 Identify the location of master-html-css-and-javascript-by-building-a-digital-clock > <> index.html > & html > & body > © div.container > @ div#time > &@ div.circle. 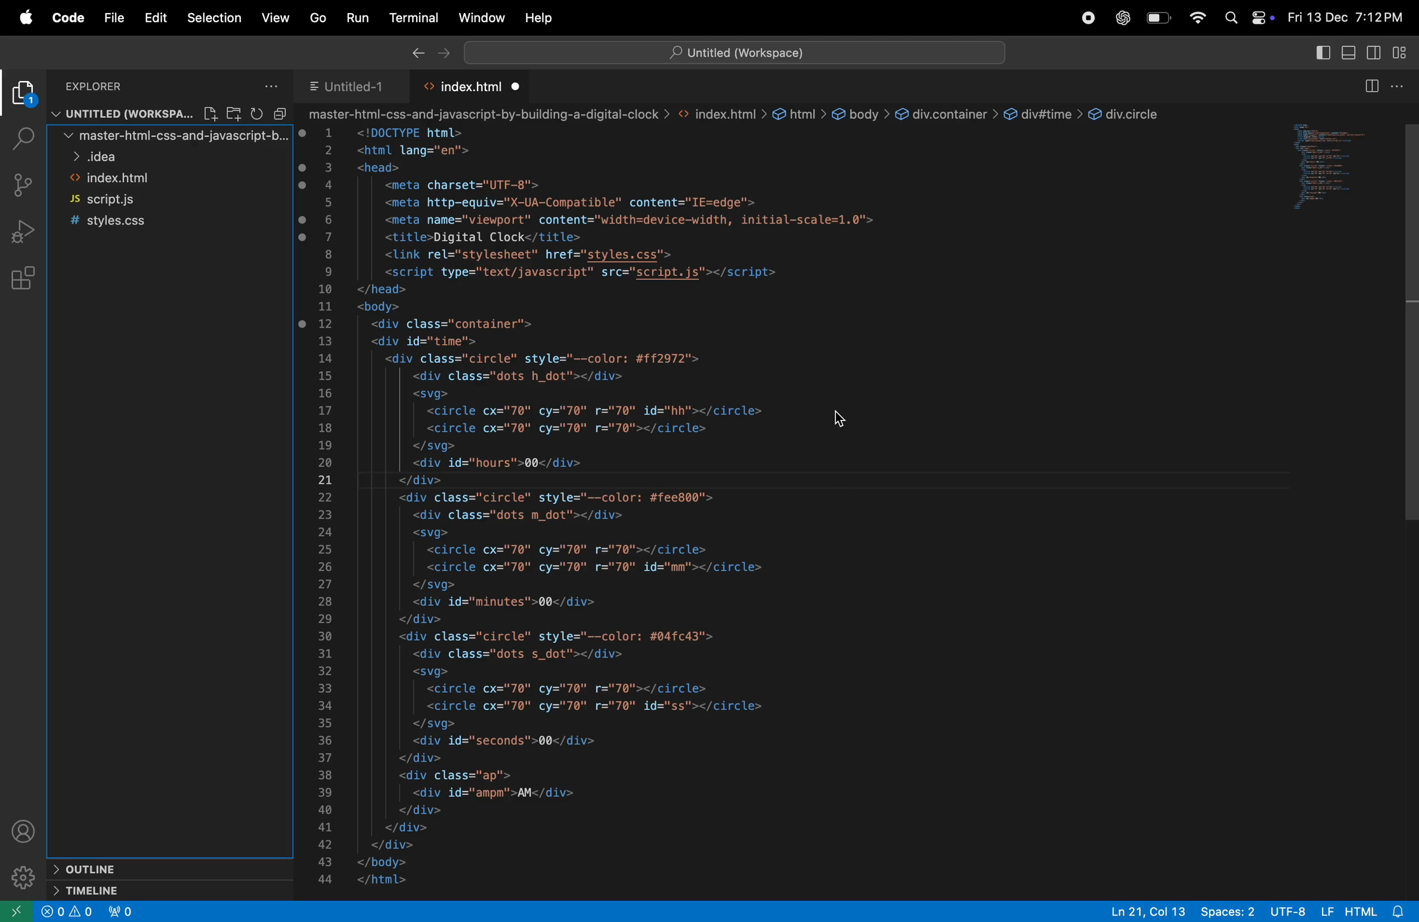
(736, 115).